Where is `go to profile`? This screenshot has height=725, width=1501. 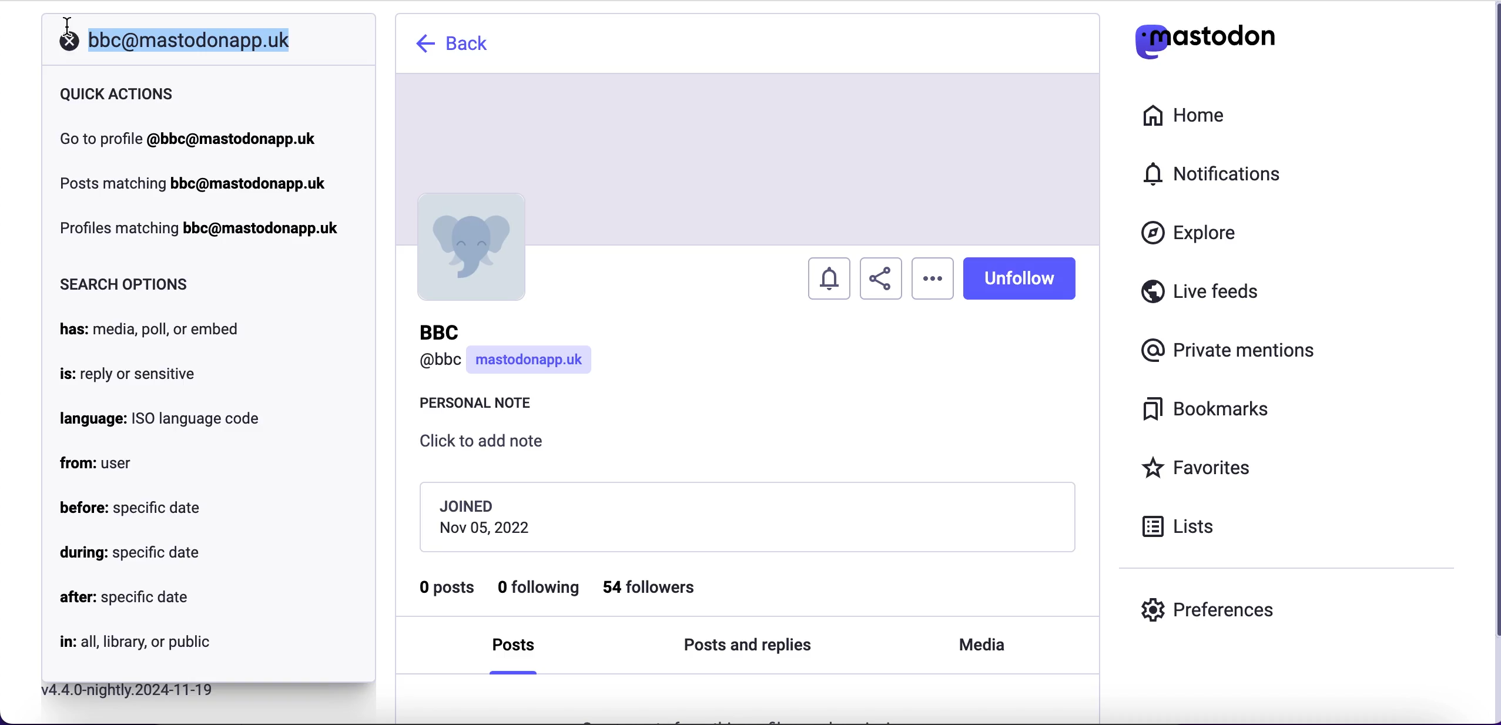
go to profile is located at coordinates (189, 139).